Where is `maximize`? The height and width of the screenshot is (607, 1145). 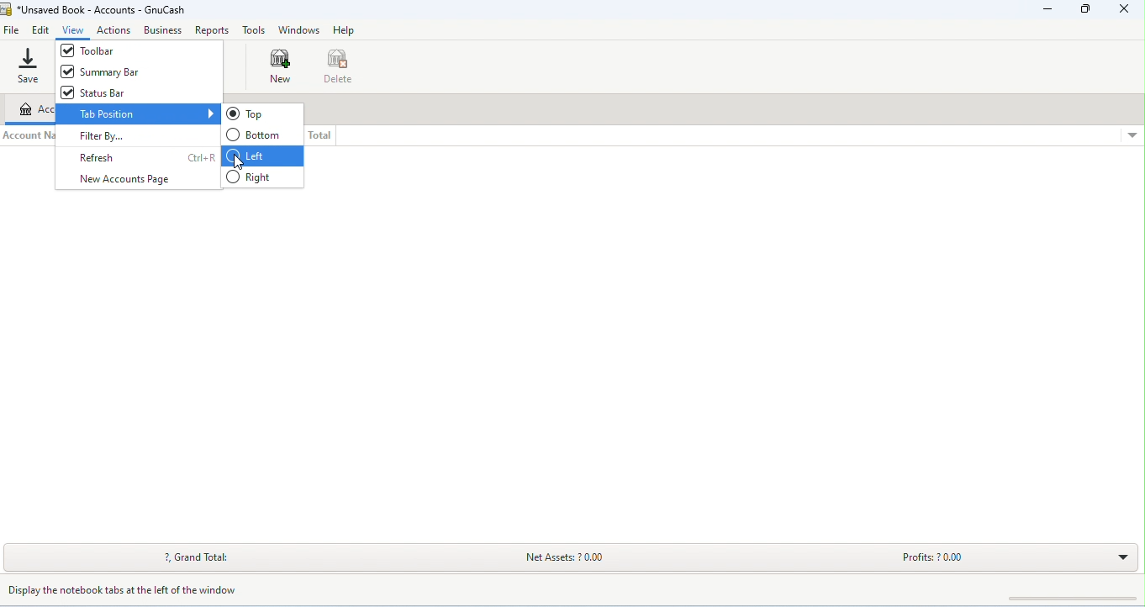 maximize is located at coordinates (1083, 8).